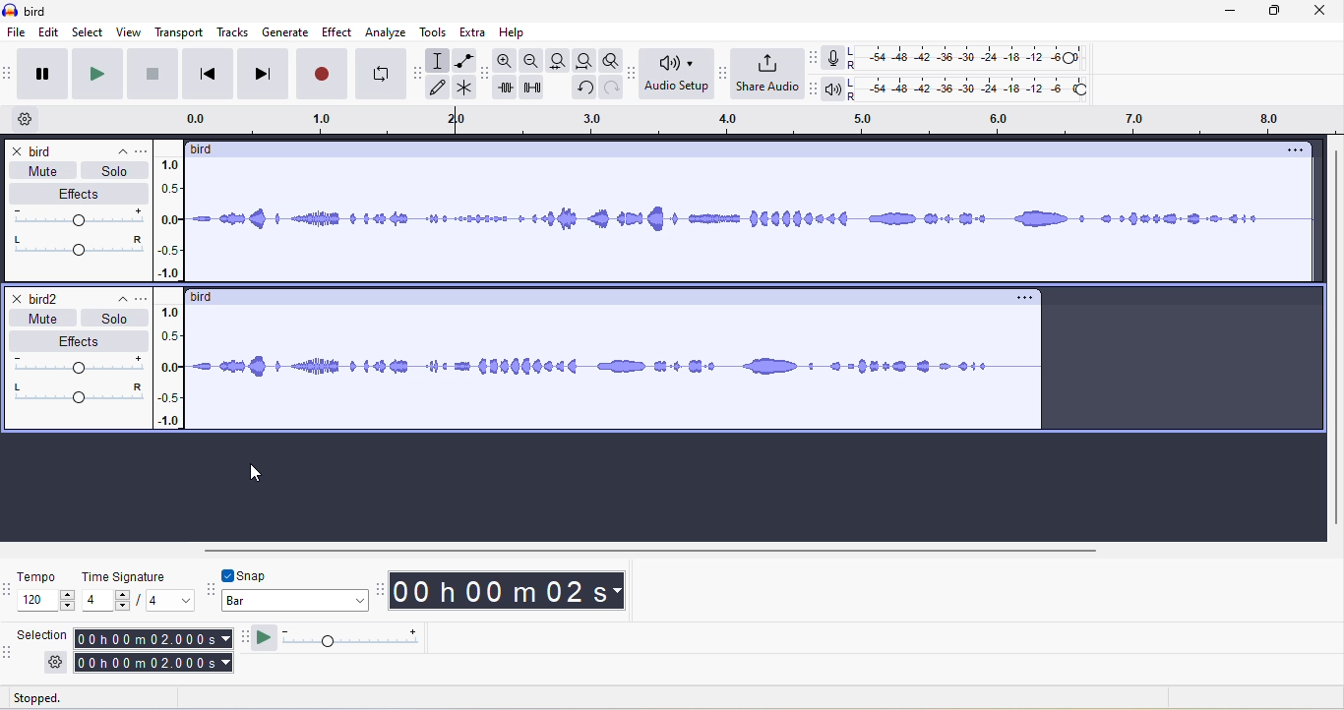 The image size is (1344, 710). What do you see at coordinates (483, 75) in the screenshot?
I see `audacity edit tool` at bounding box center [483, 75].